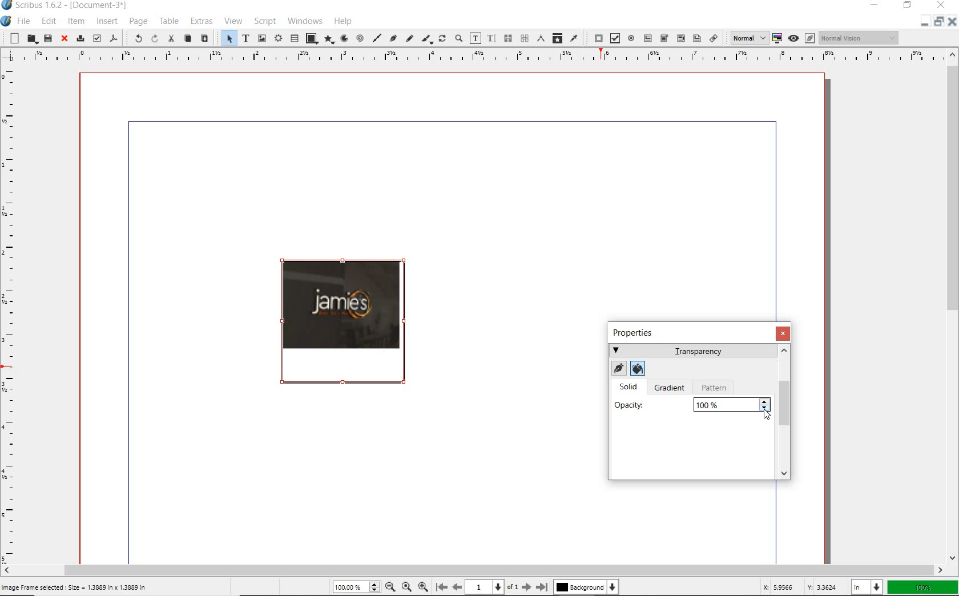 This screenshot has width=959, height=596. Describe the element at coordinates (492, 587) in the screenshot. I see `current page` at that location.